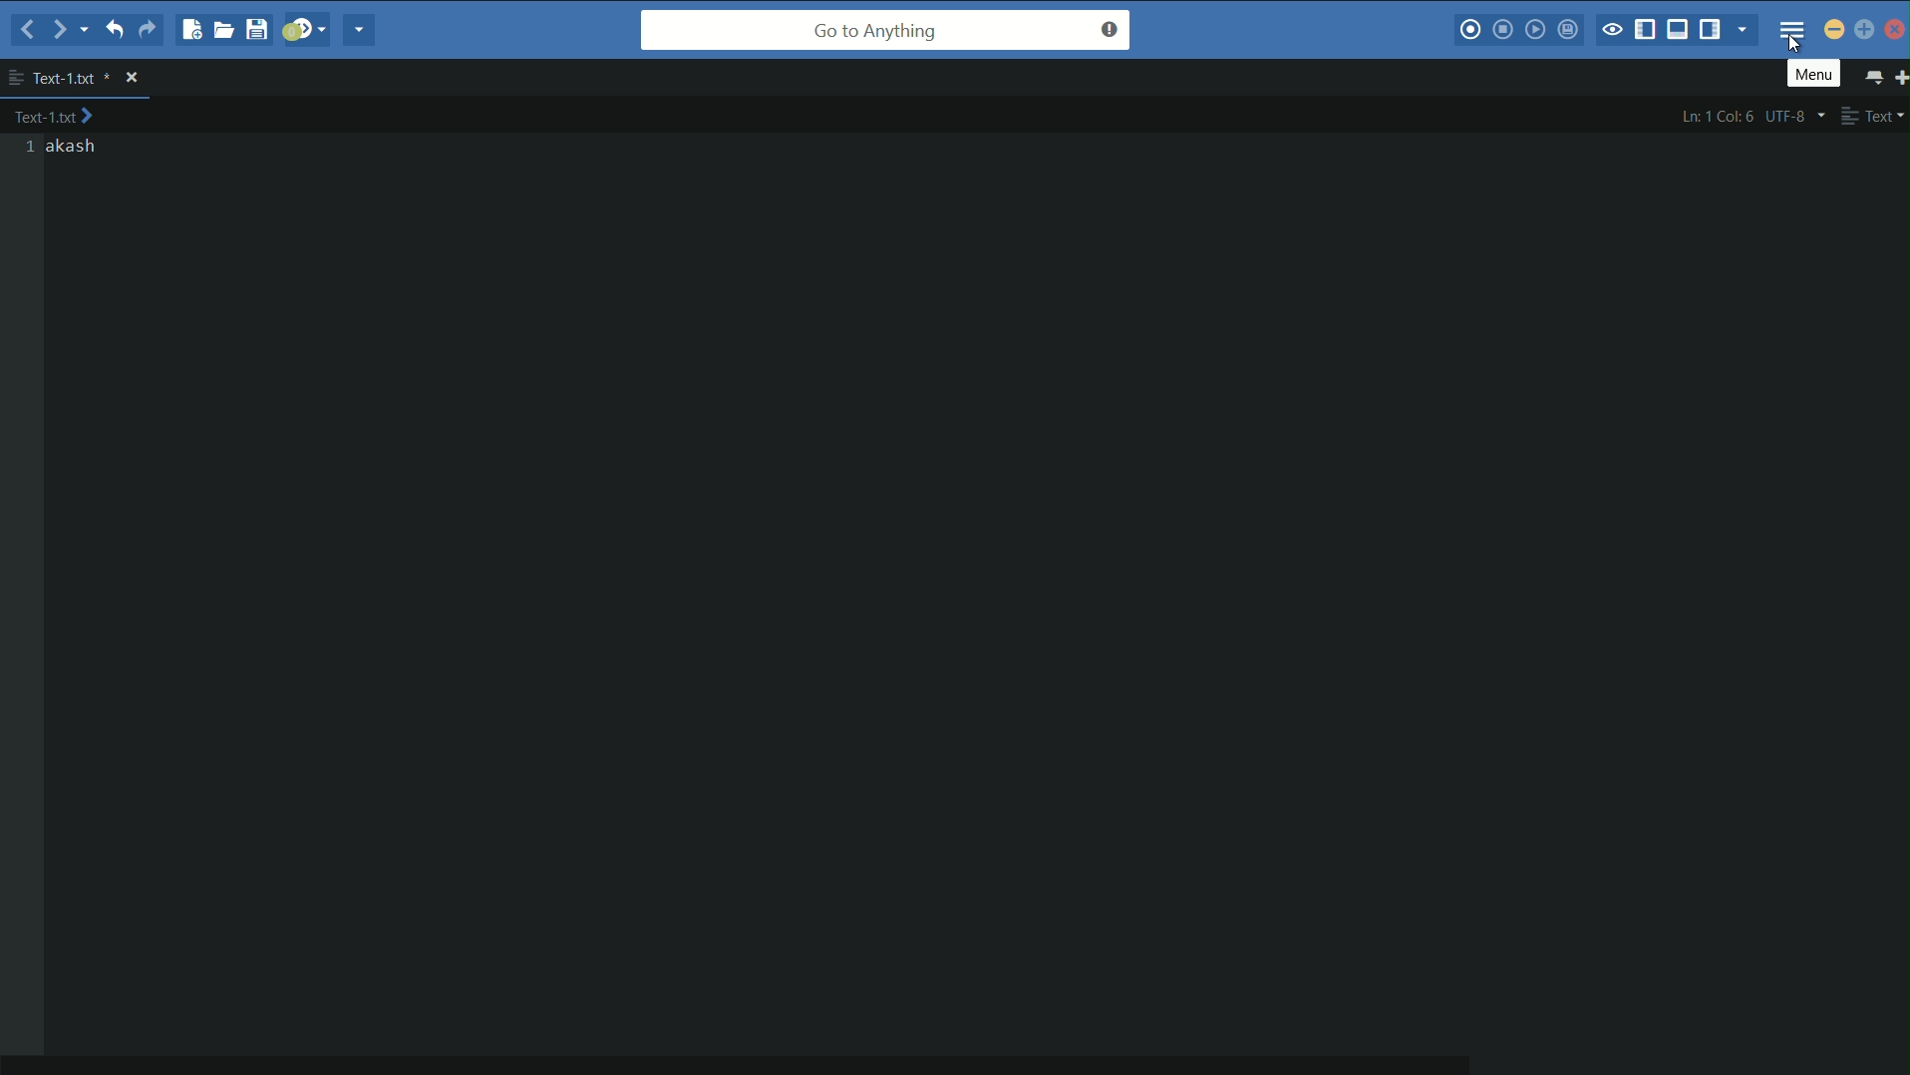 Image resolution: width=1910 pixels, height=1075 pixels. What do you see at coordinates (225, 29) in the screenshot?
I see `open a file` at bounding box center [225, 29].